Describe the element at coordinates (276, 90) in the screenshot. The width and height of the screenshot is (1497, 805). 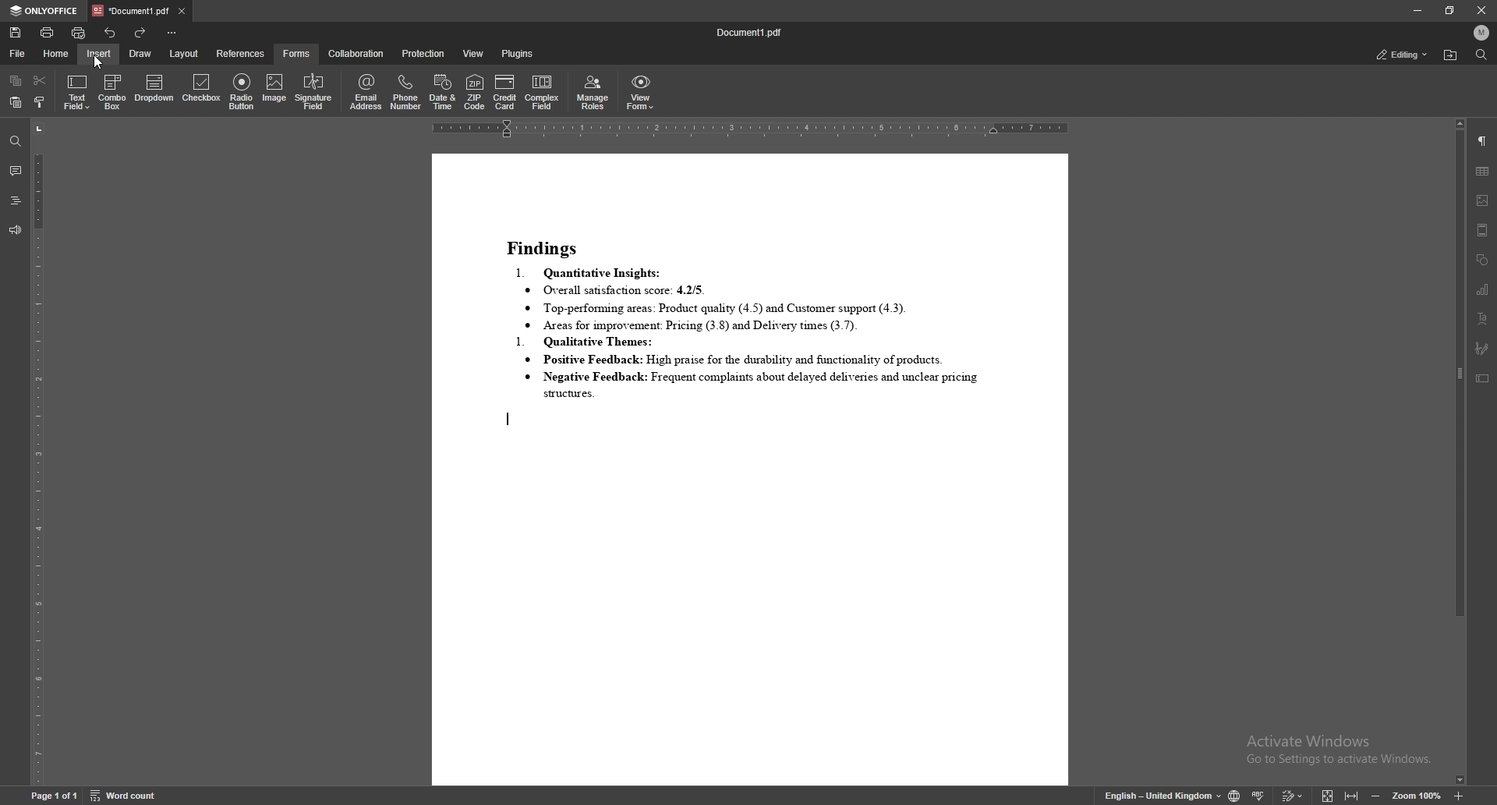
I see `image` at that location.